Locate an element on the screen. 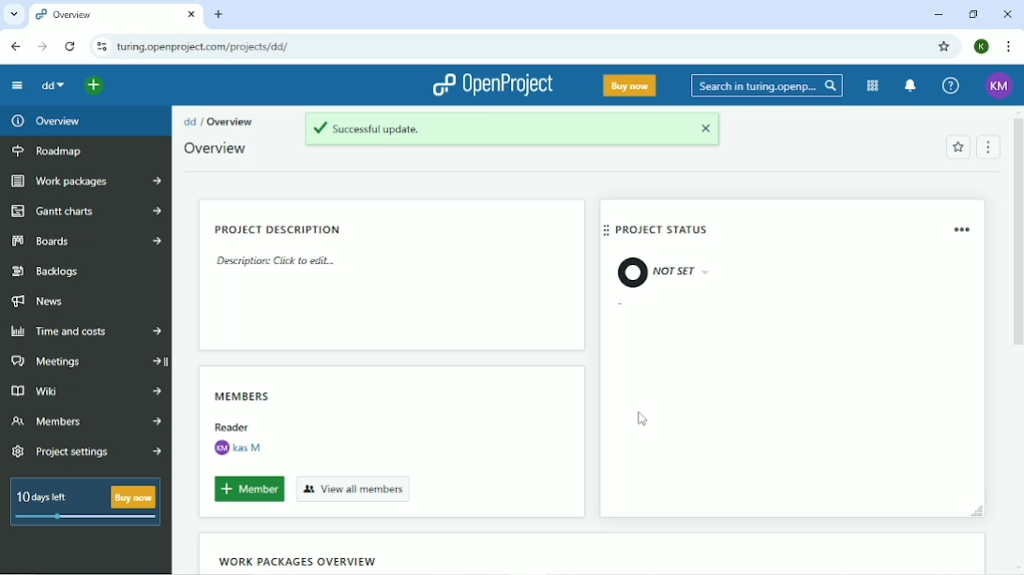  Site is located at coordinates (203, 47).